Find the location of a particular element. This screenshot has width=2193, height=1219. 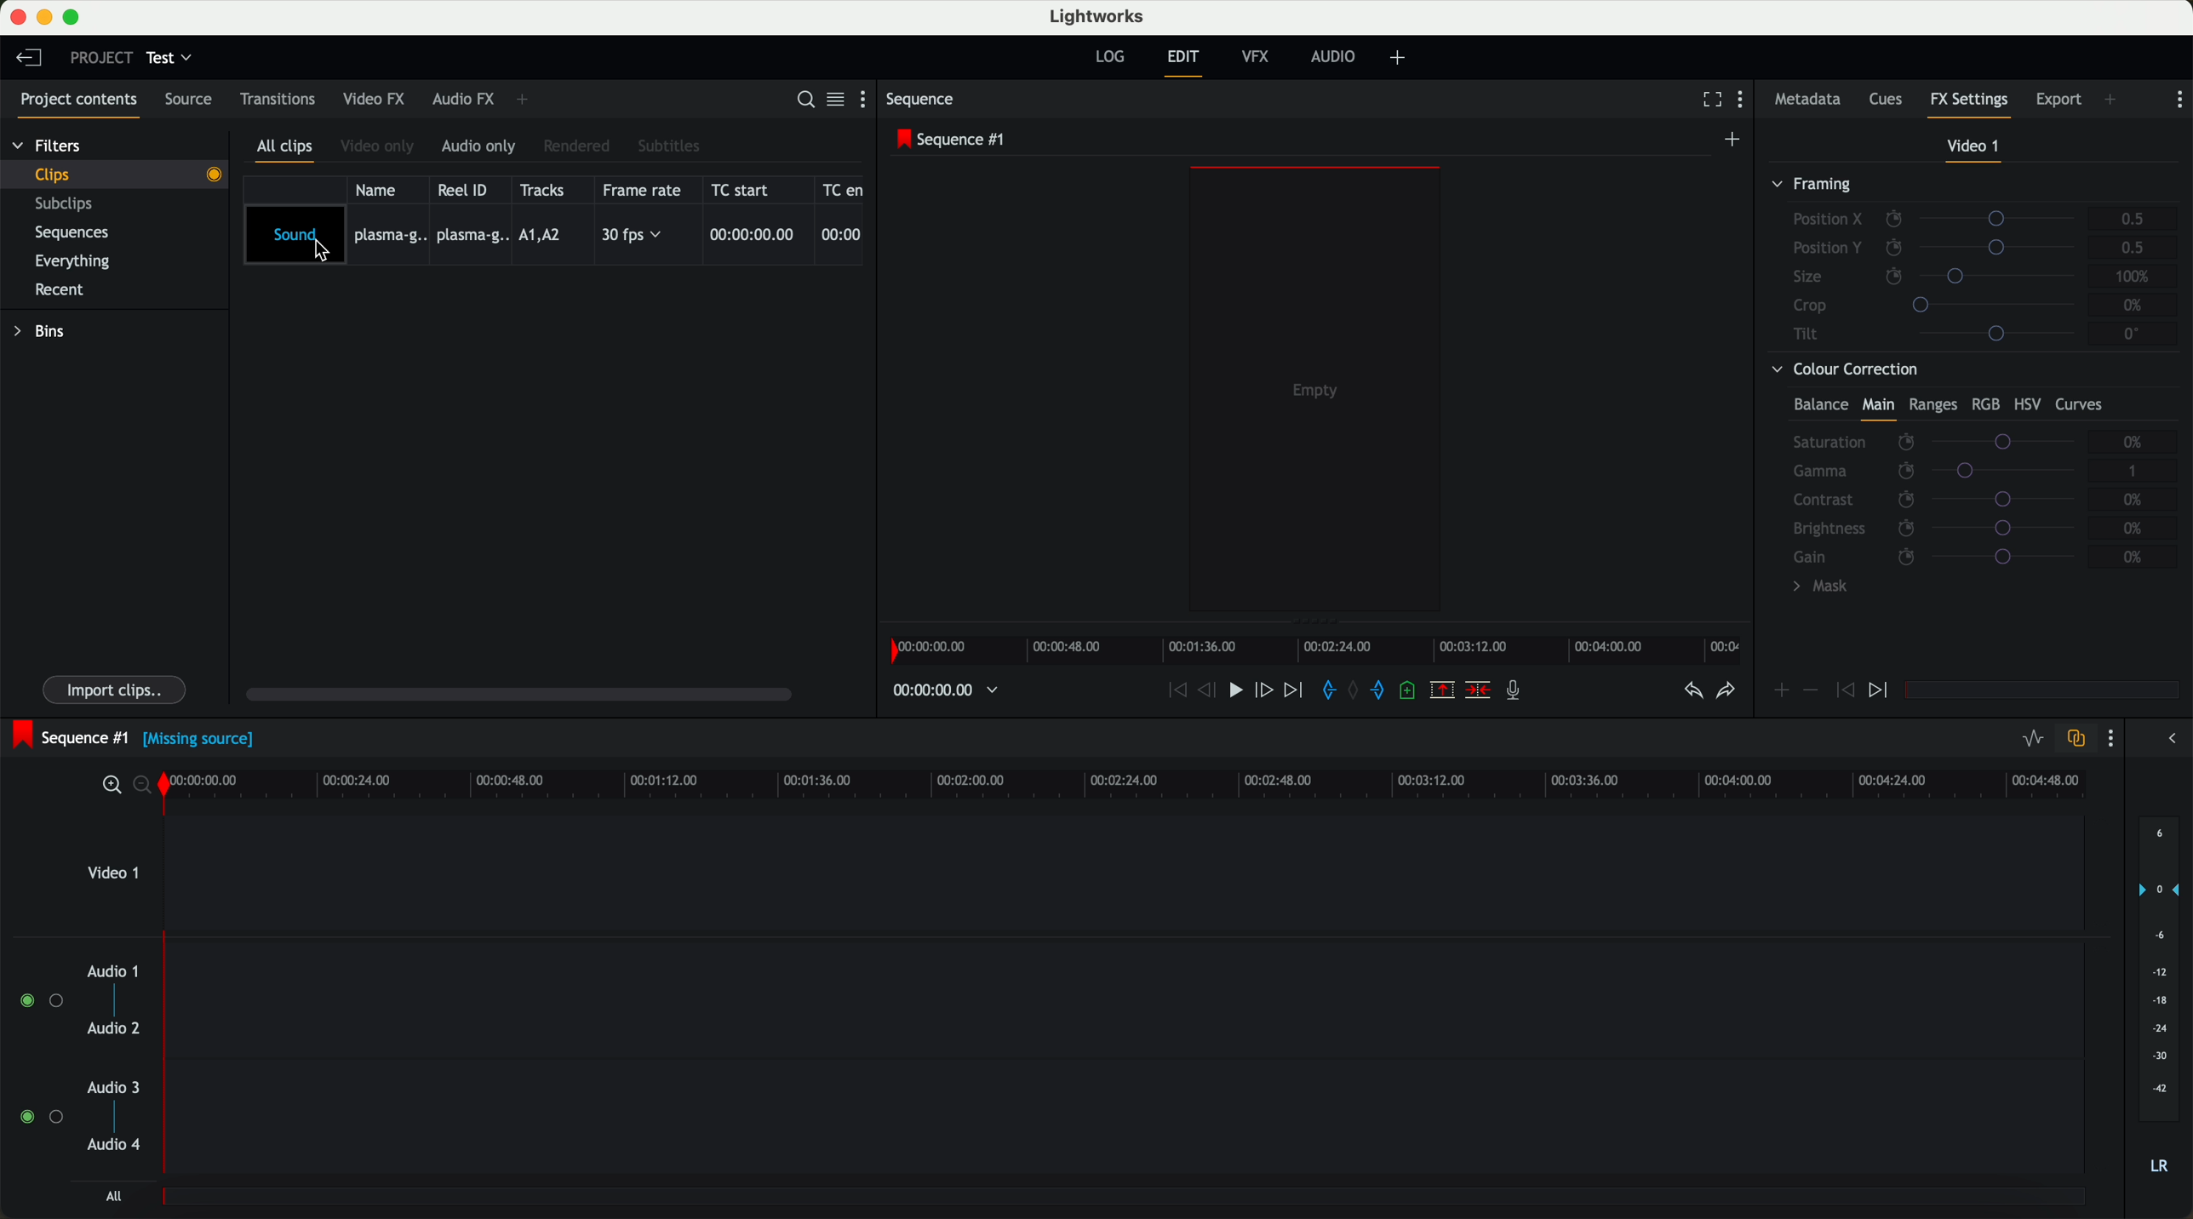

sequence #1 is located at coordinates (70, 735).